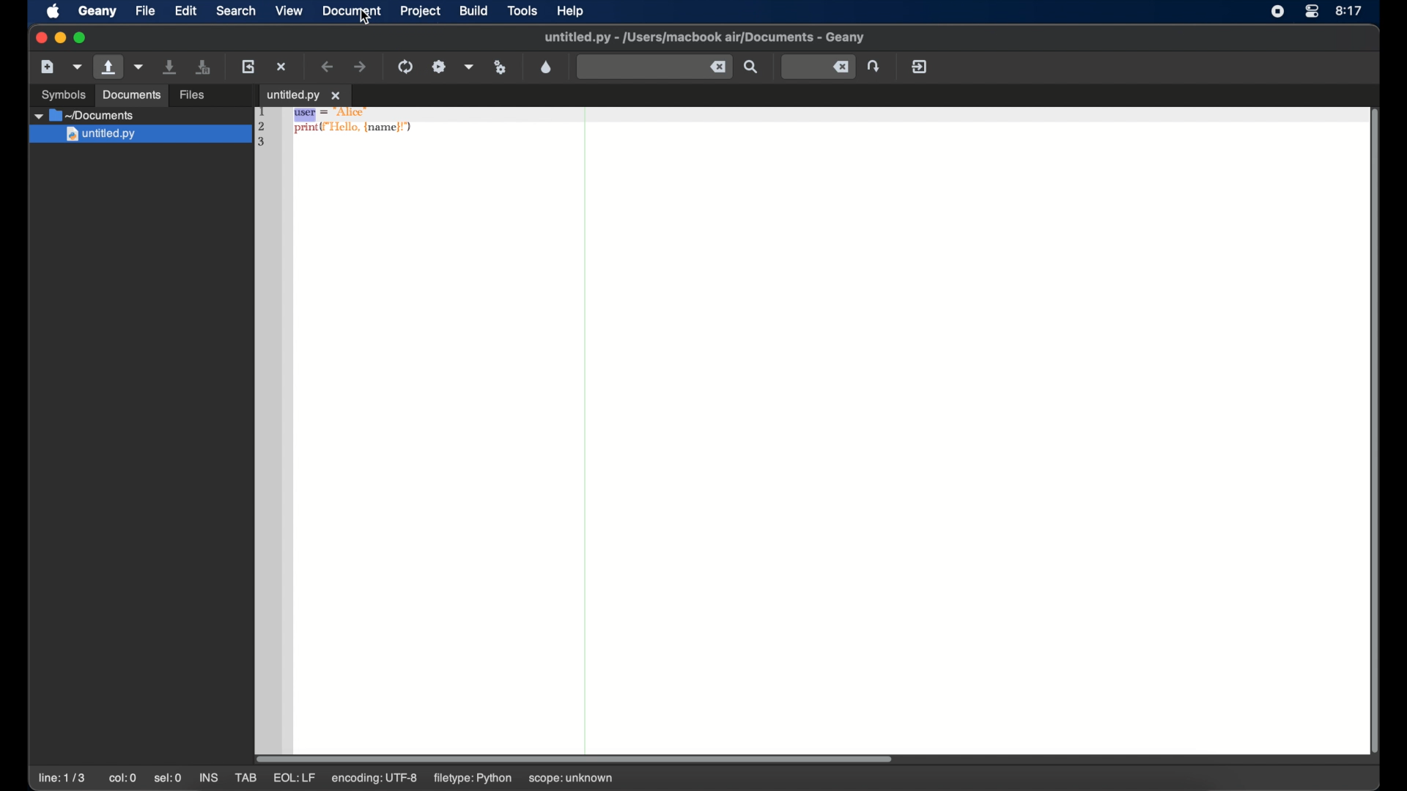 This screenshot has height=791, width=1407. Describe the element at coordinates (170, 67) in the screenshot. I see `save the current file` at that location.